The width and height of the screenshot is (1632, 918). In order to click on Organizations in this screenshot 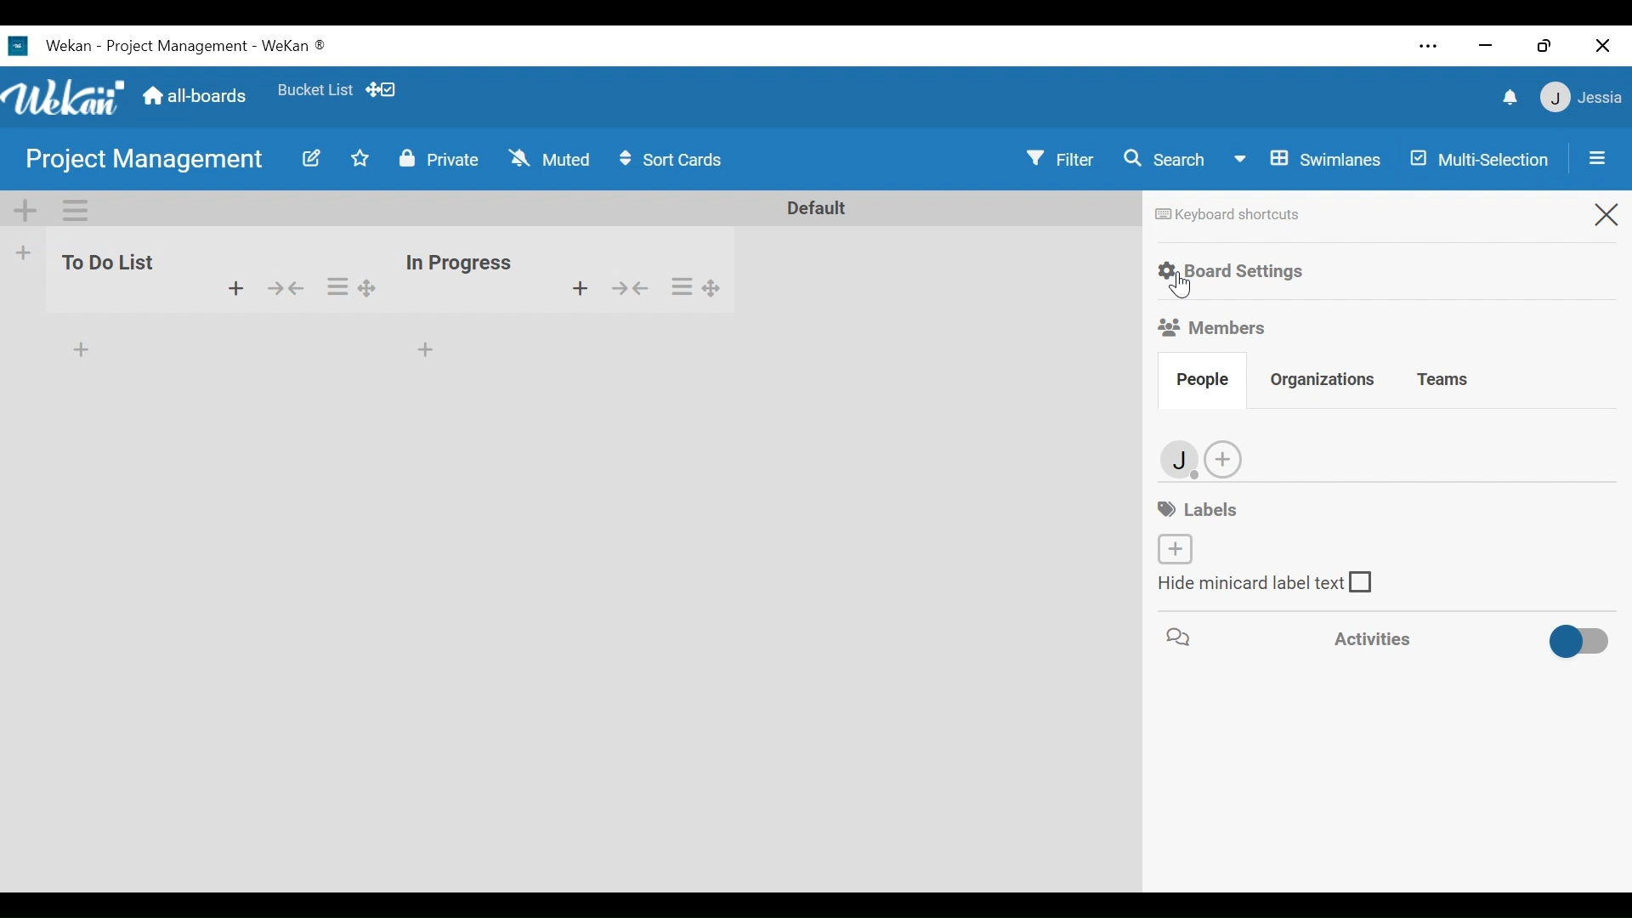, I will do `click(1324, 381)`.